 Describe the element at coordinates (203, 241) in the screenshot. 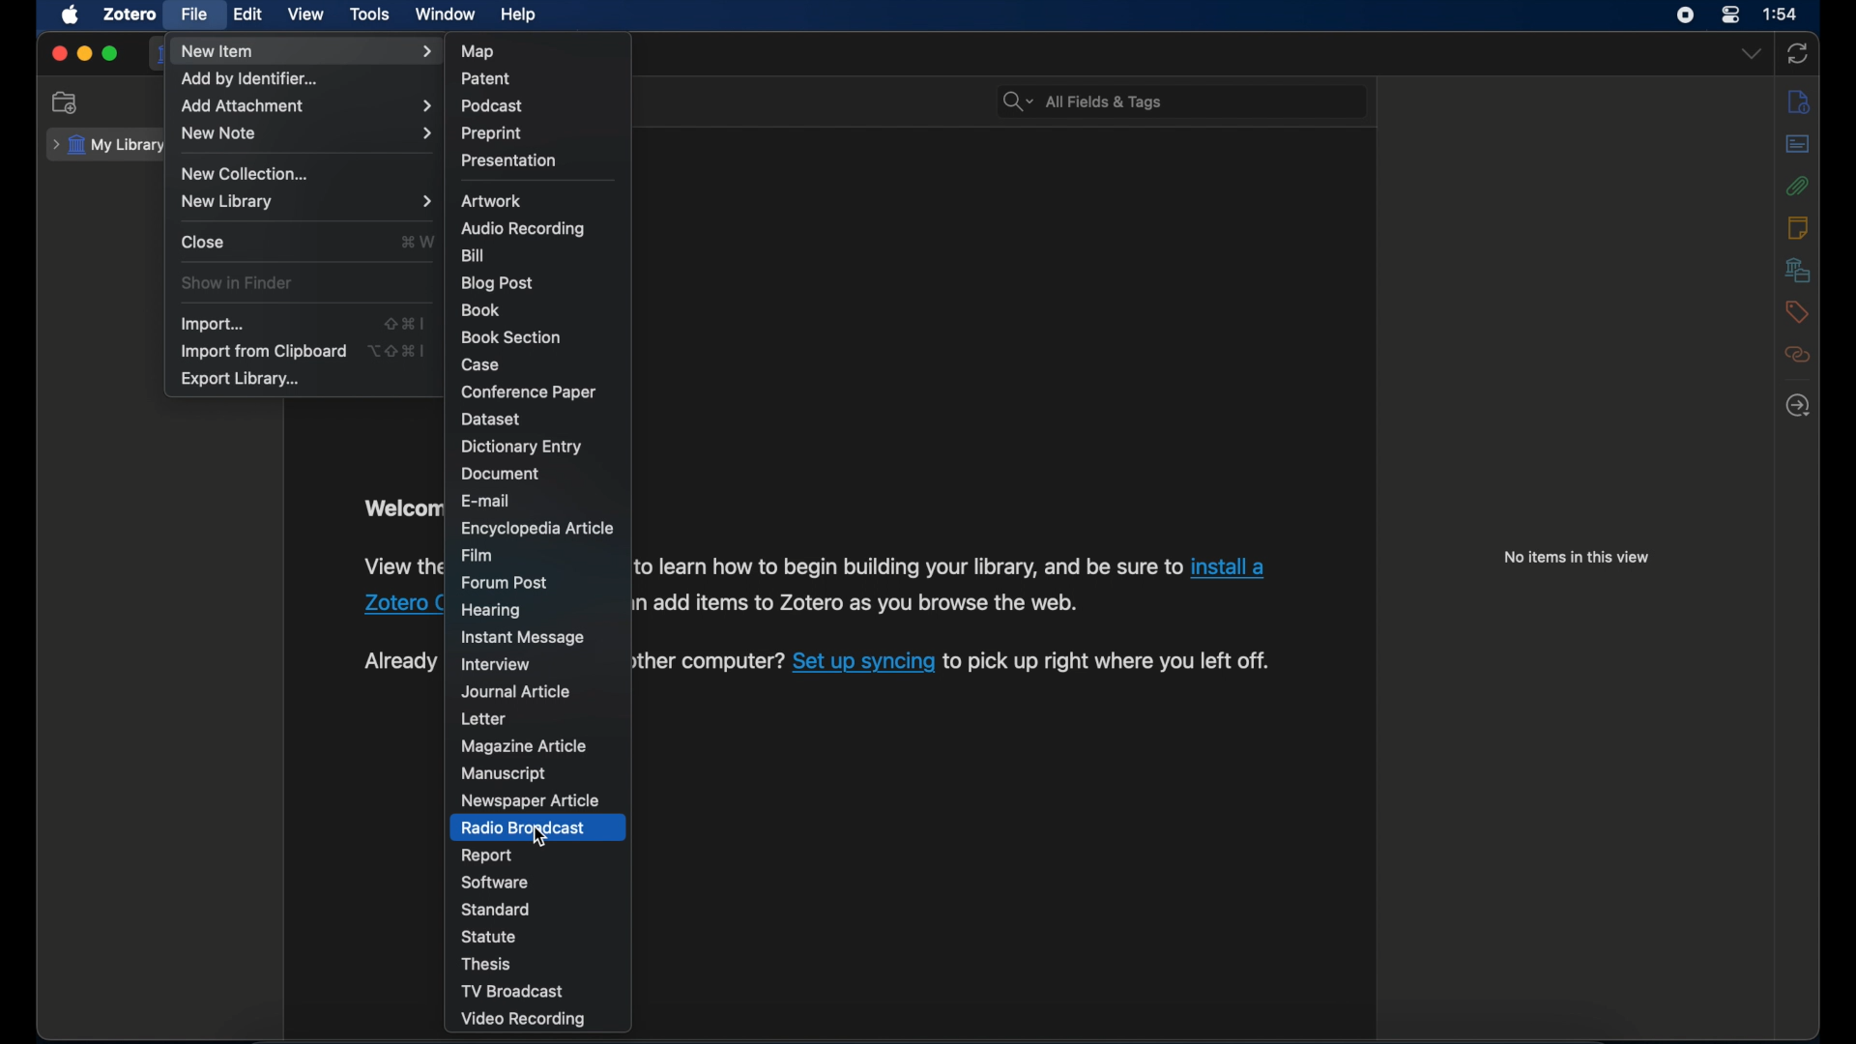

I see `close` at that location.